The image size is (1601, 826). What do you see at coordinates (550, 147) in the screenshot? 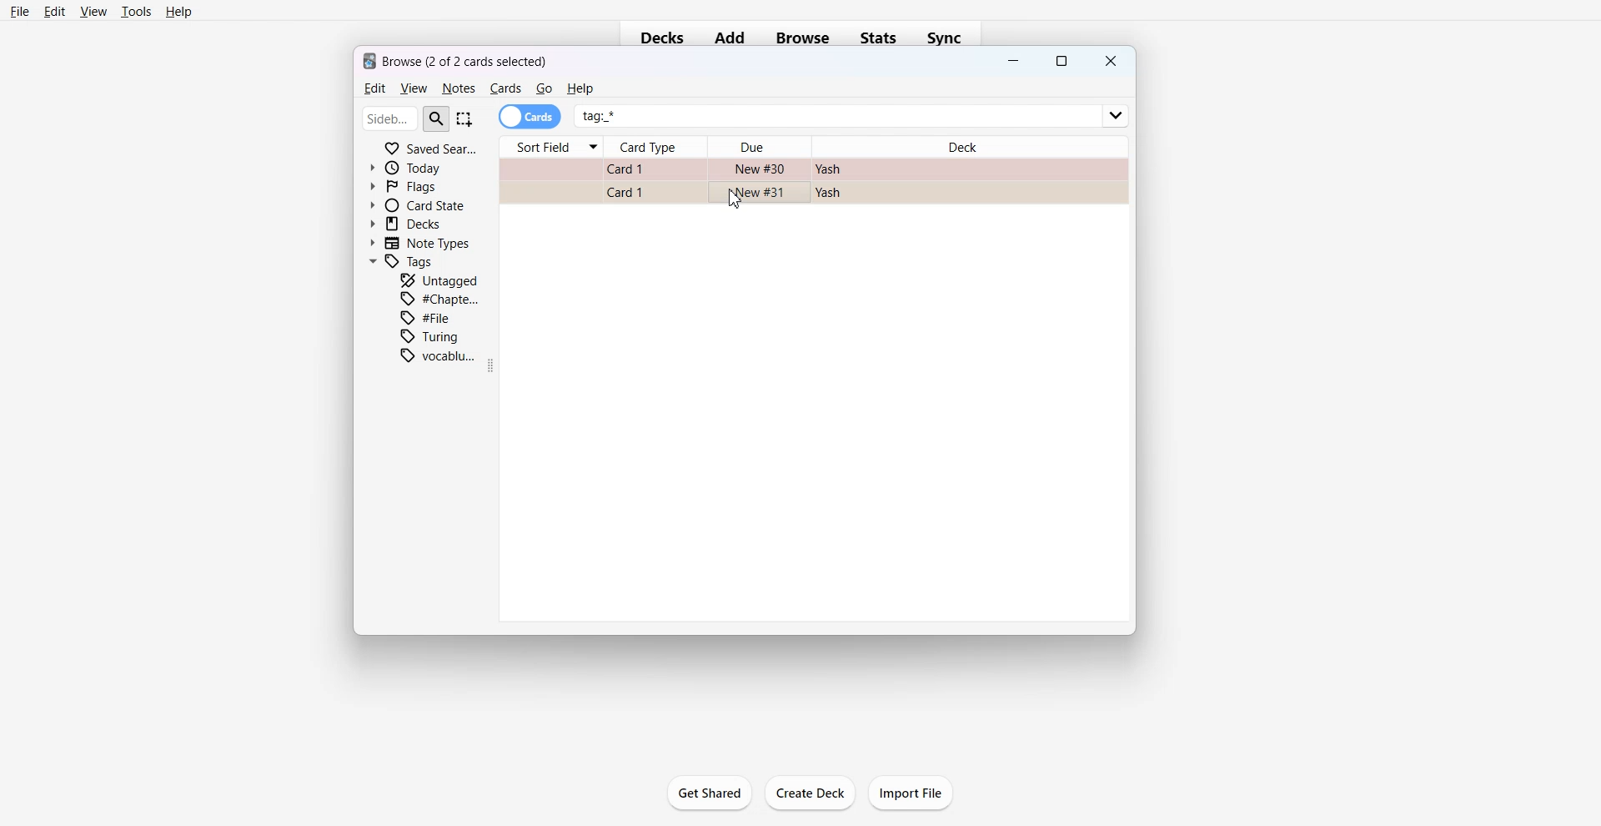
I see `Sort Field` at bounding box center [550, 147].